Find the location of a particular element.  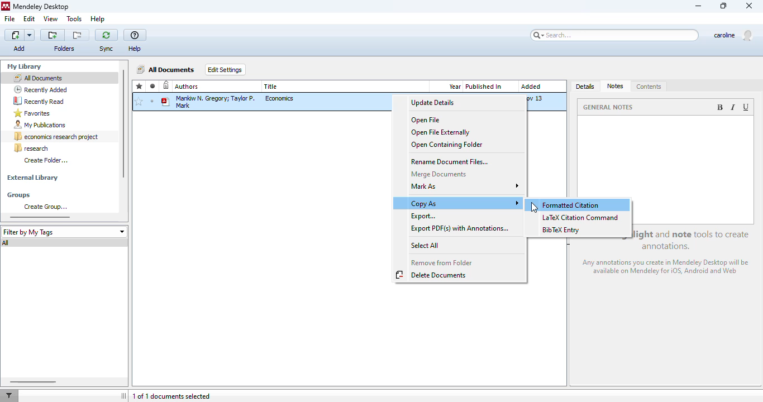

sync is located at coordinates (106, 35).